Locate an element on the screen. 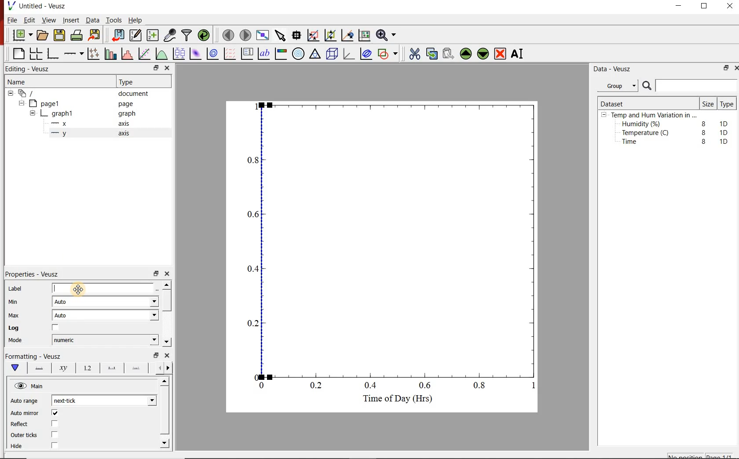  x is located at coordinates (63, 124).